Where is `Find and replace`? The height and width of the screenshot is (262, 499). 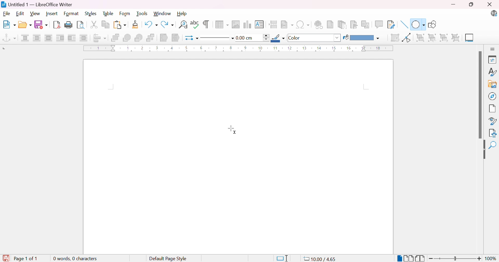 Find and replace is located at coordinates (182, 24).